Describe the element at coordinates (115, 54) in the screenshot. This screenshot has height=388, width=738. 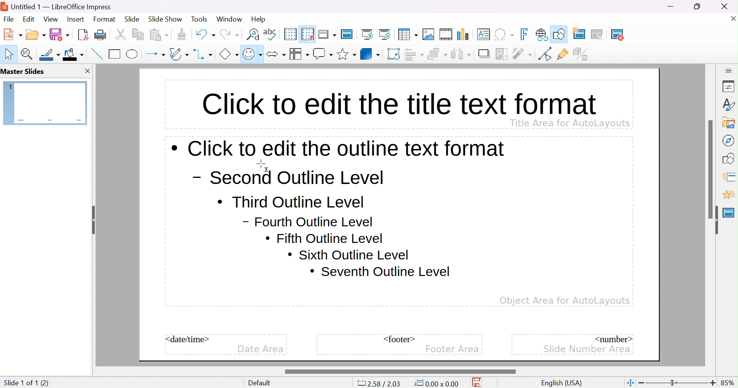
I see `rectangle` at that location.